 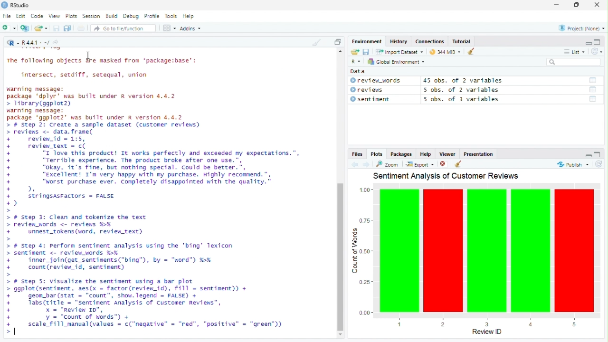 I want to click on Viewer, so click(x=447, y=154).